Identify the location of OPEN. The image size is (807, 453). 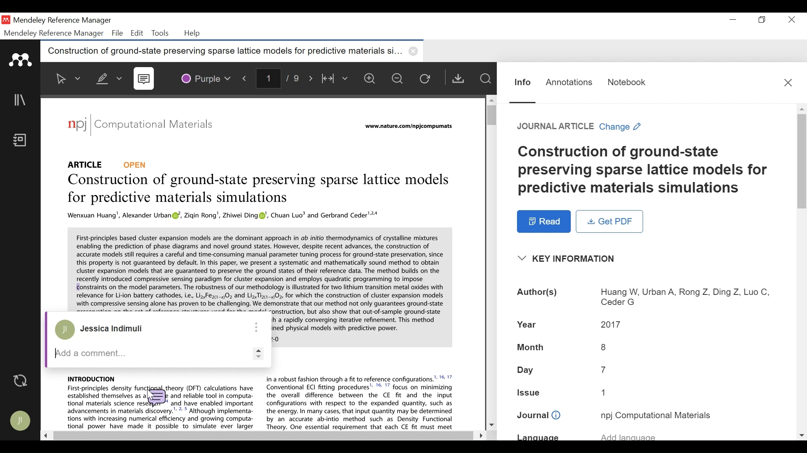
(137, 164).